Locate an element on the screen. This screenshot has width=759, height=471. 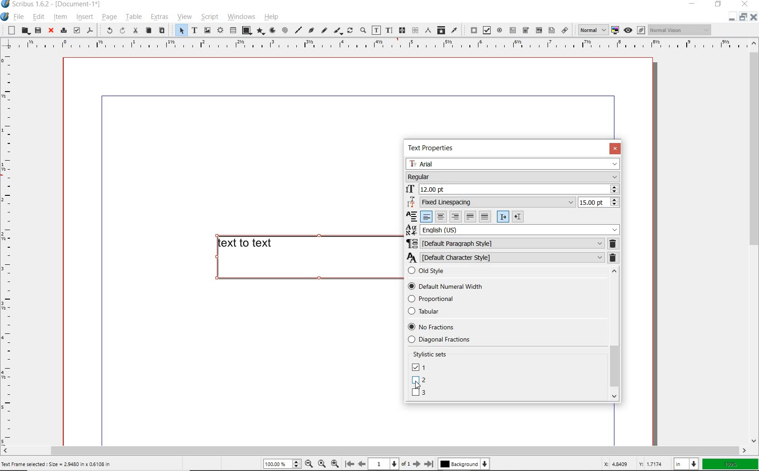
cut is located at coordinates (135, 31).